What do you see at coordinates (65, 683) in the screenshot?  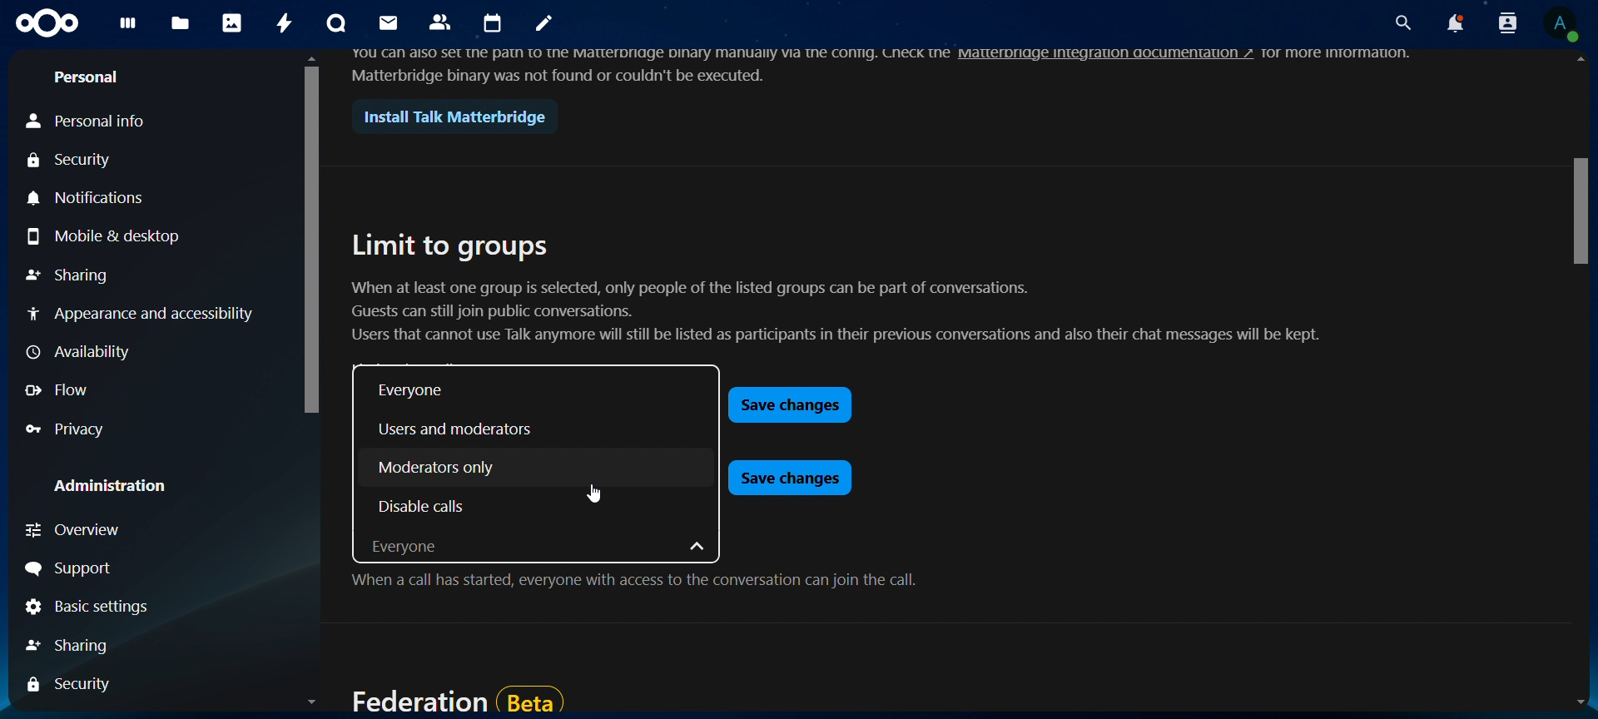 I see `sharing` at bounding box center [65, 683].